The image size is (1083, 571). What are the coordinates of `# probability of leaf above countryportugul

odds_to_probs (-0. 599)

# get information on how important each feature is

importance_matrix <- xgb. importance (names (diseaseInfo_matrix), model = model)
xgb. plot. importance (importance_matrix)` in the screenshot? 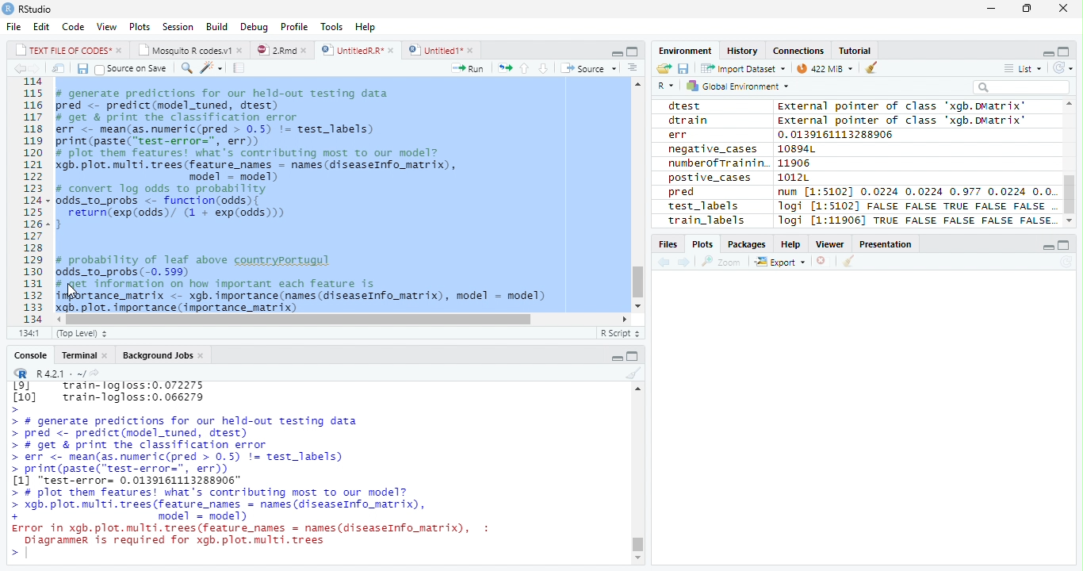 It's located at (308, 282).